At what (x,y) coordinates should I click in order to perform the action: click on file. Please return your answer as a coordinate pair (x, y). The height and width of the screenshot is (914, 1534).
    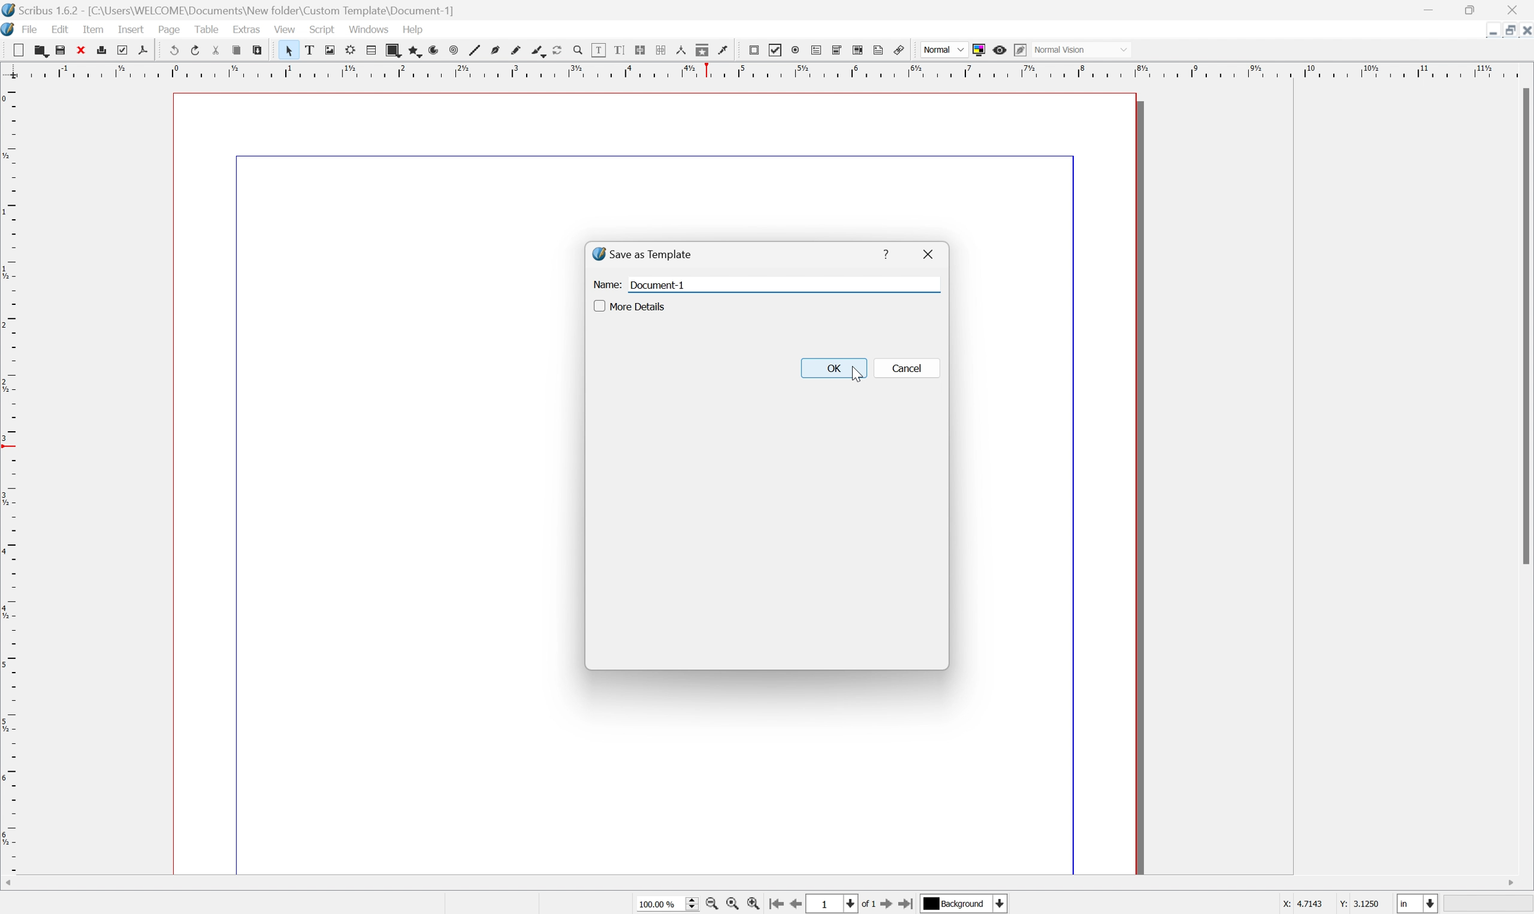
    Looking at the image, I should click on (32, 28).